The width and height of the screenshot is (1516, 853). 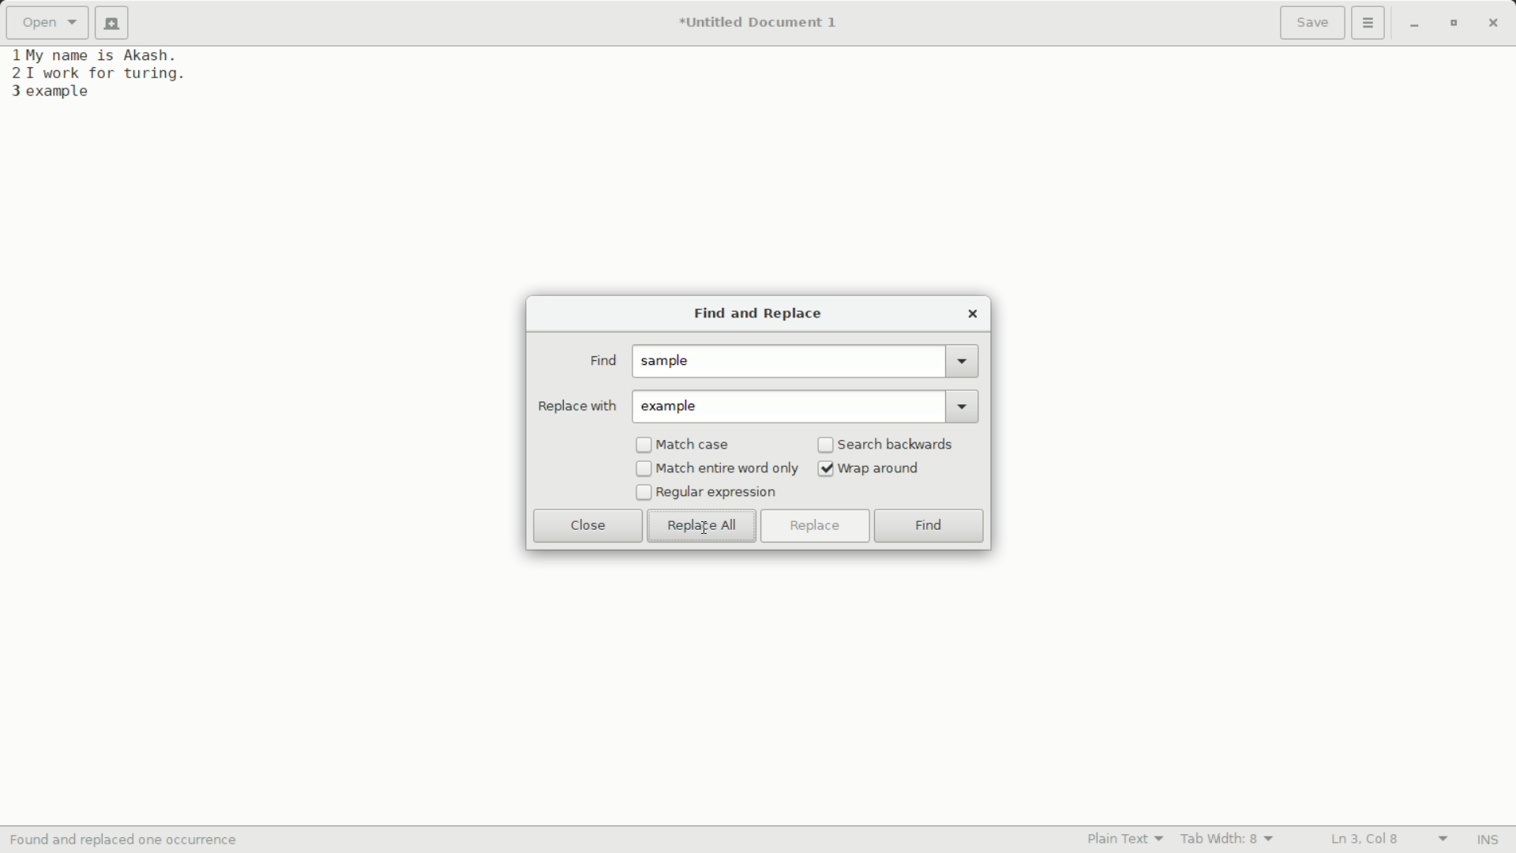 I want to click on checkbox, so click(x=642, y=493).